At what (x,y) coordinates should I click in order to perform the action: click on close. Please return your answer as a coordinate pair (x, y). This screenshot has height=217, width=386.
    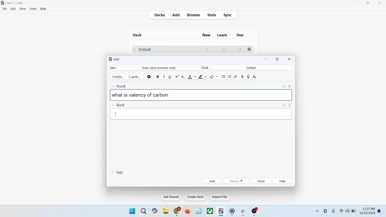
    Looking at the image, I should click on (381, 4).